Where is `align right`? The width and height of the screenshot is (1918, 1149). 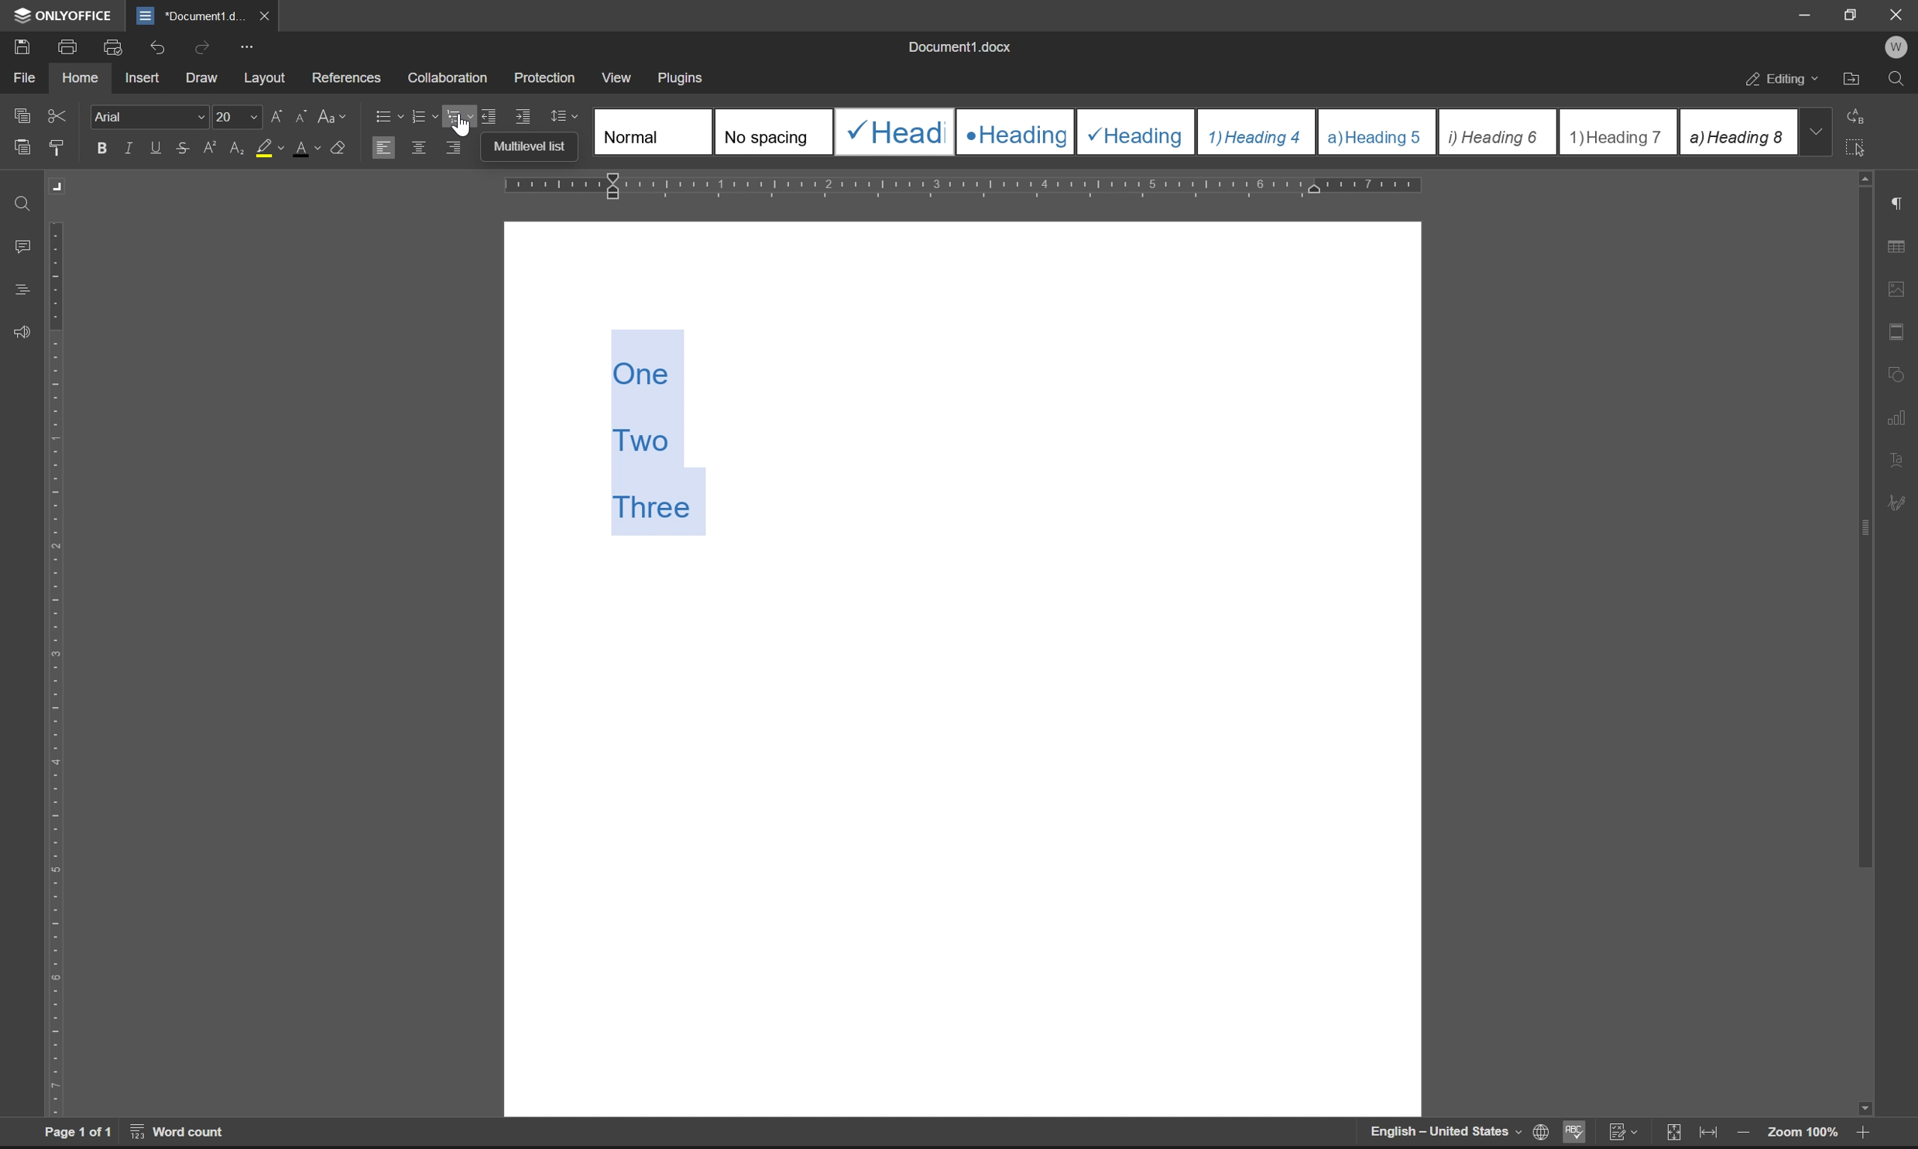 align right is located at coordinates (455, 146).